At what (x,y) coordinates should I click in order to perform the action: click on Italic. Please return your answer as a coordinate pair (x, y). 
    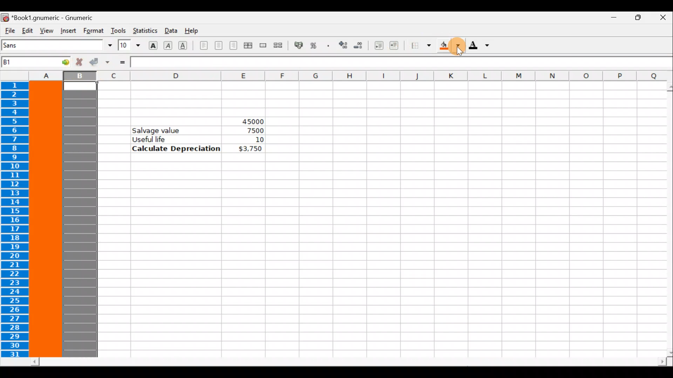
    Looking at the image, I should click on (169, 44).